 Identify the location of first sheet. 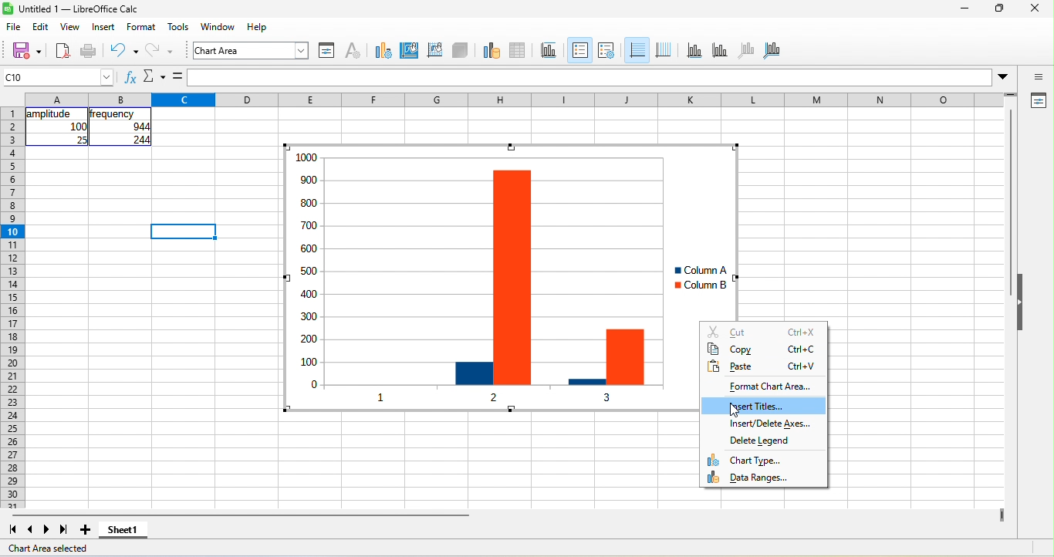
(12, 530).